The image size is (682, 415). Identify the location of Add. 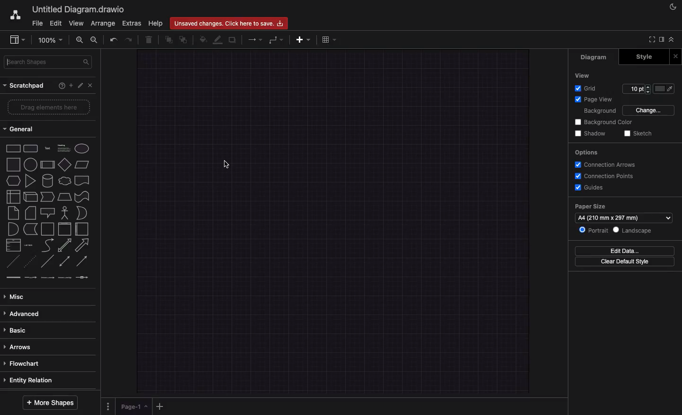
(161, 406).